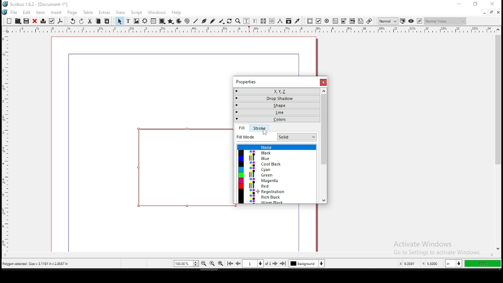 The height and width of the screenshot is (283, 503). Describe the element at coordinates (106, 21) in the screenshot. I see `paste` at that location.